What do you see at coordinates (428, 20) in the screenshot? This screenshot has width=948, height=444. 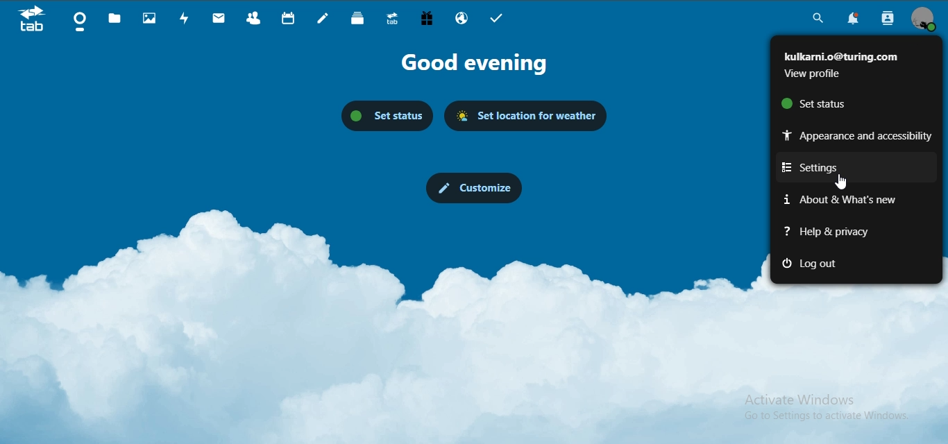 I see `free trial` at bounding box center [428, 20].